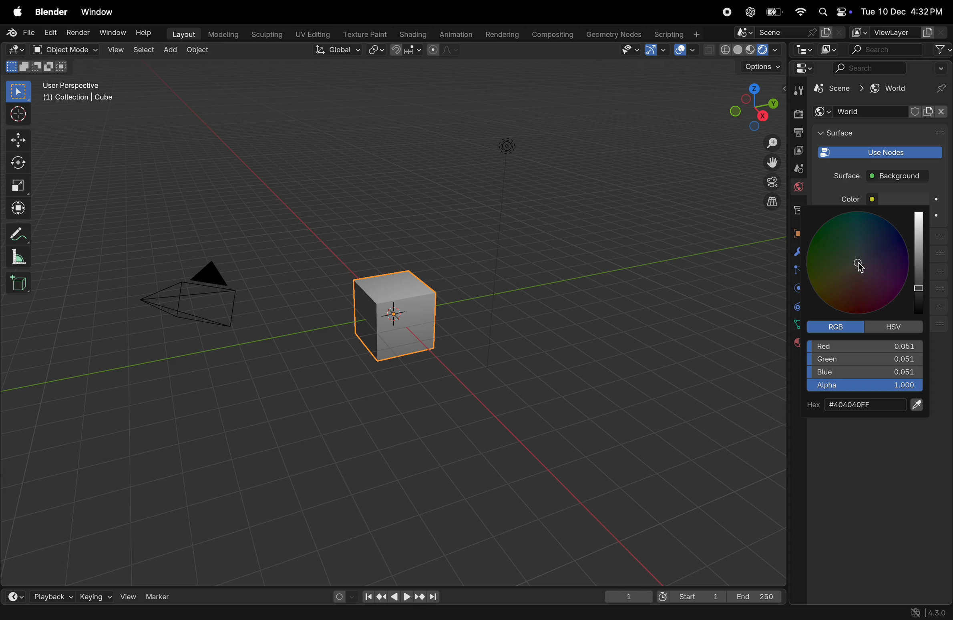 This screenshot has height=620, width=953. I want to click on Modelling, so click(220, 34).